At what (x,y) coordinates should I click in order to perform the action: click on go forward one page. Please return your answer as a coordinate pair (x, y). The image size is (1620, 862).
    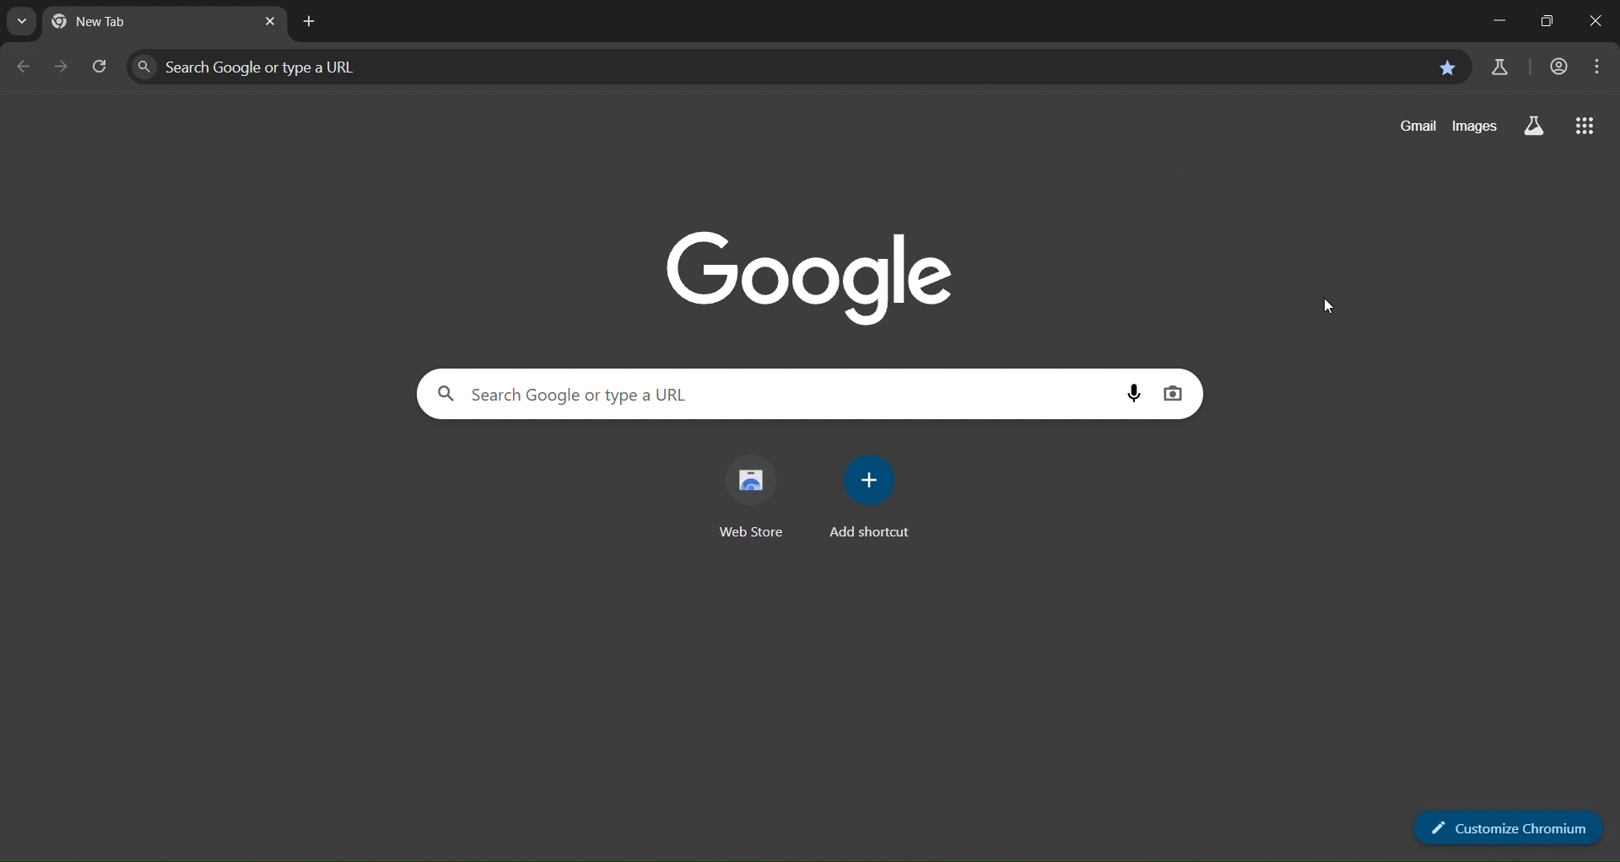
    Looking at the image, I should click on (63, 67).